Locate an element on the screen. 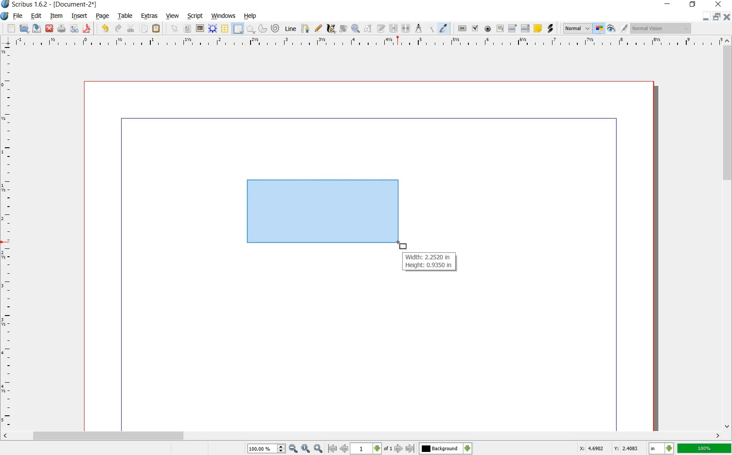 The image size is (732, 455). RESTORE is located at coordinates (692, 6).